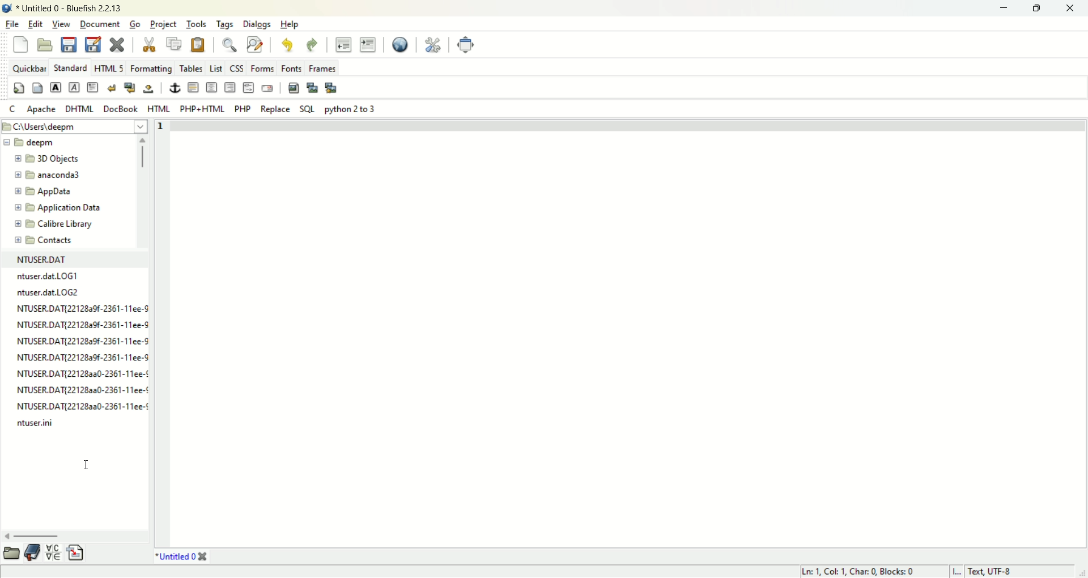  Describe the element at coordinates (35, 144) in the screenshot. I see `folder name` at that location.